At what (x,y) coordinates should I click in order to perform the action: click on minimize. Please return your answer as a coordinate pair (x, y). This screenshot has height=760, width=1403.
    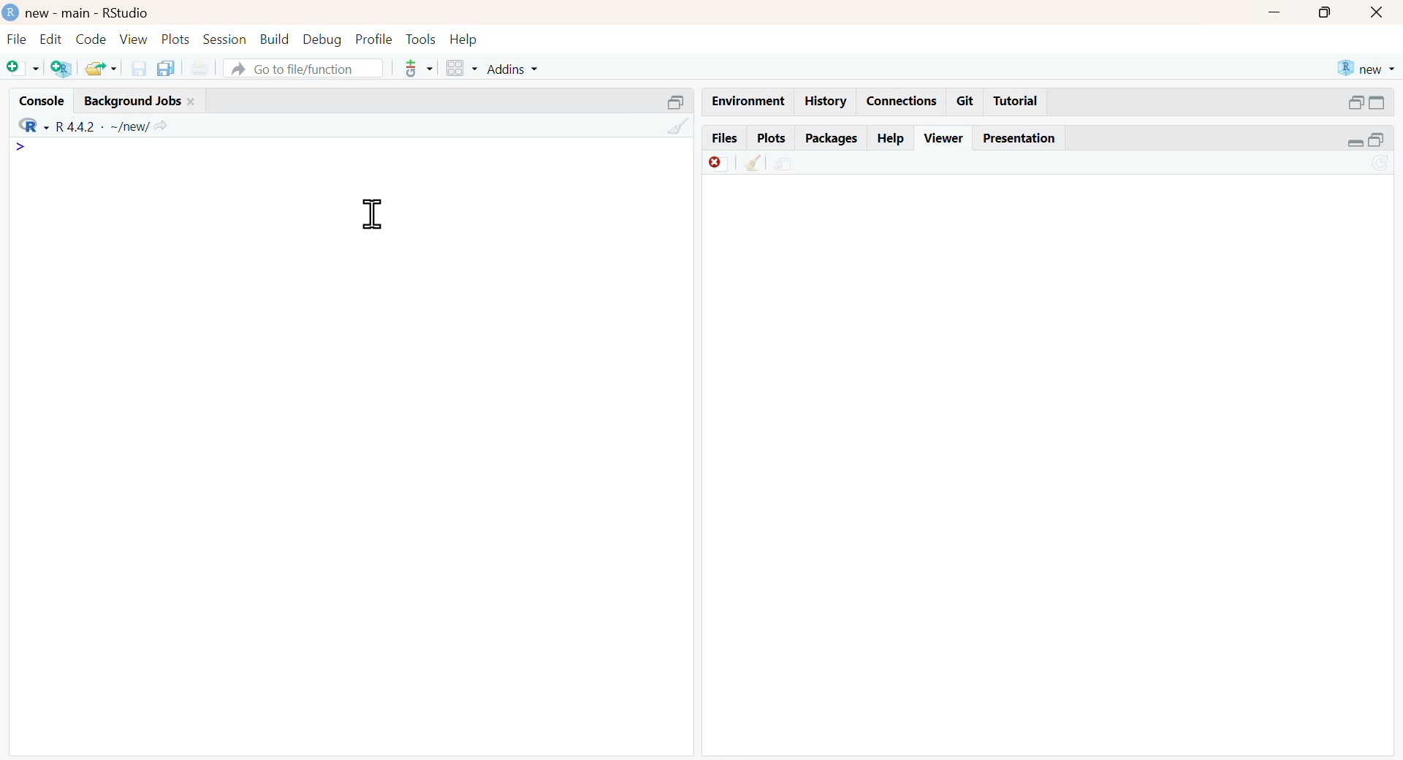
    Looking at the image, I should click on (1277, 12).